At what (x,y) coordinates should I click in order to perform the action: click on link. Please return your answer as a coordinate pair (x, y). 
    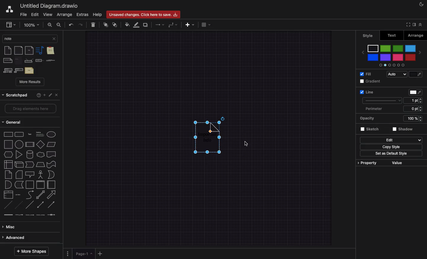
    Looking at the image, I should click on (8, 216).